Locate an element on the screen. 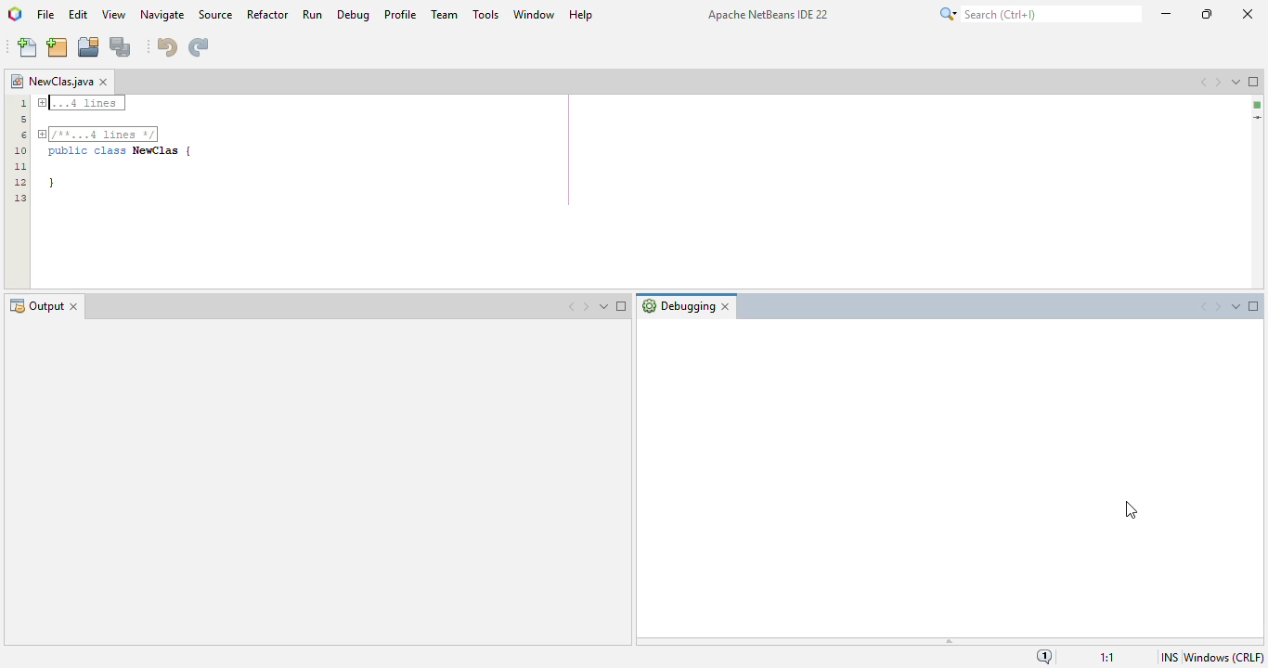 This screenshot has height=668, width=1268. redo is located at coordinates (198, 46).